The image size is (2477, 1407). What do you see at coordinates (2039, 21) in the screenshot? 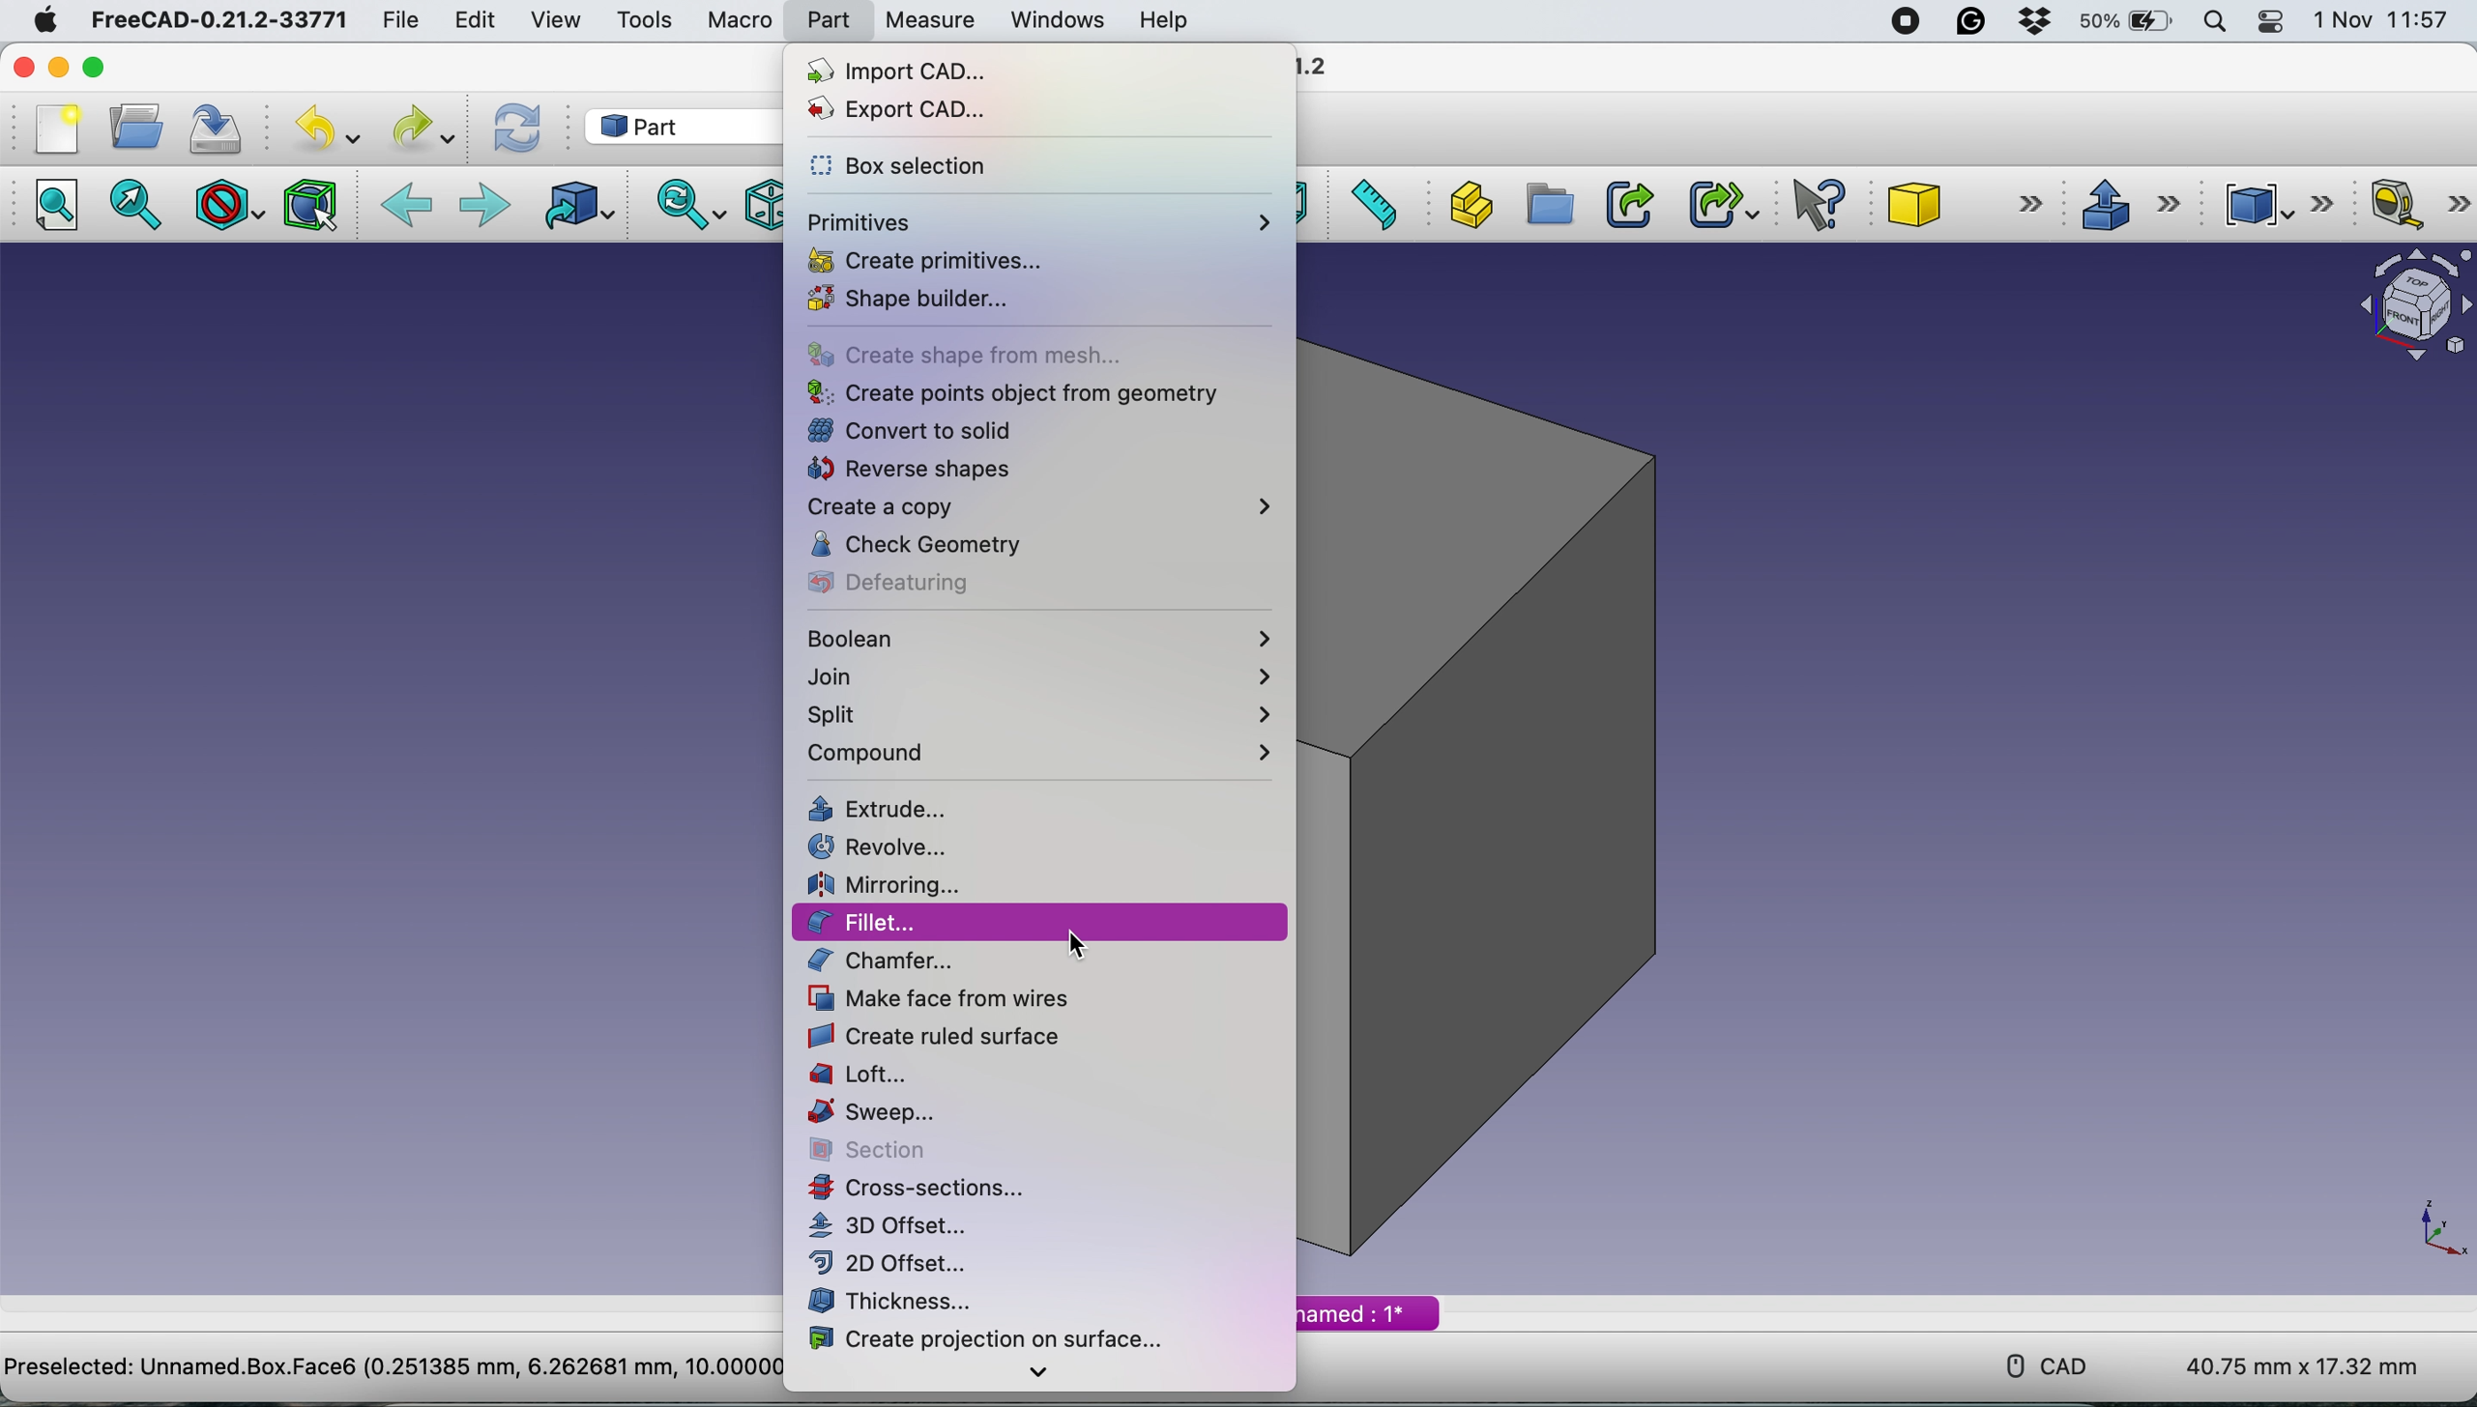
I see `dropbox` at bounding box center [2039, 21].